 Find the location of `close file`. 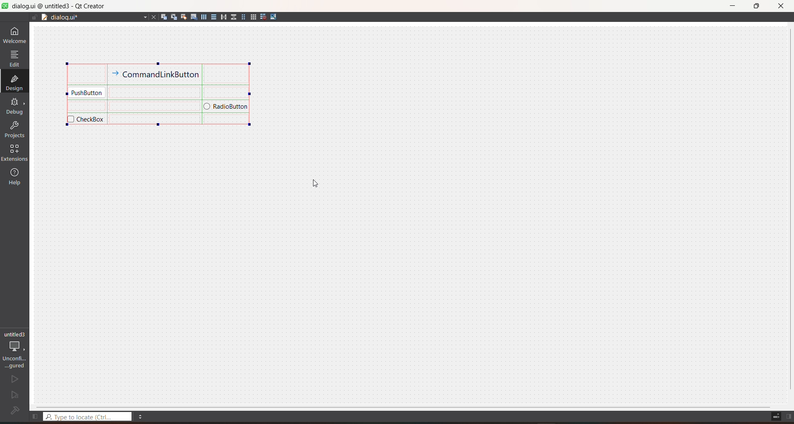

close file is located at coordinates (154, 17).